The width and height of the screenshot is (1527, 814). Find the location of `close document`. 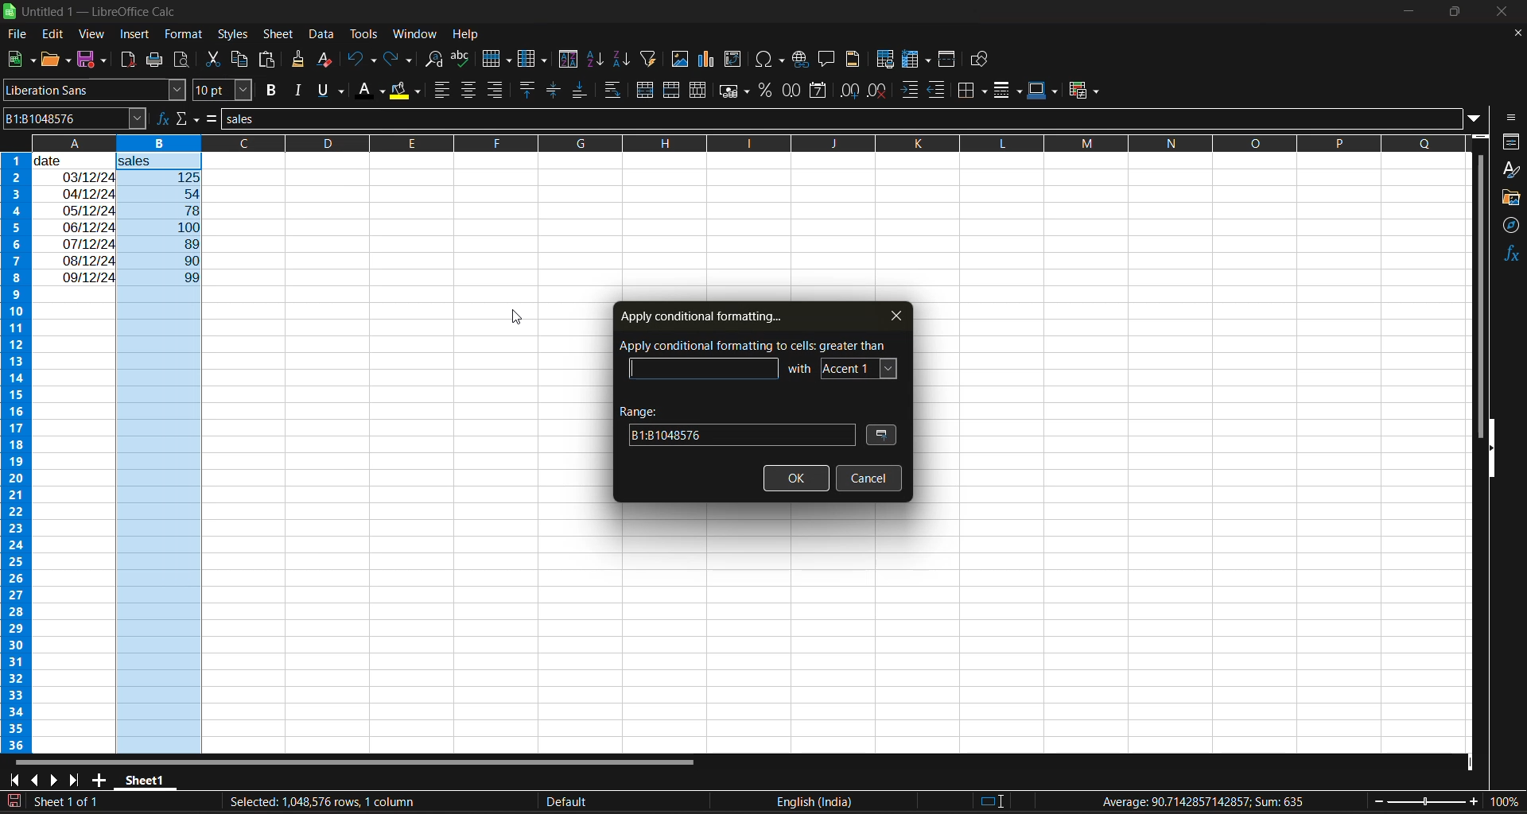

close document is located at coordinates (1514, 33).